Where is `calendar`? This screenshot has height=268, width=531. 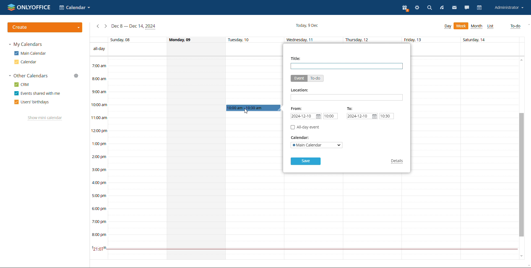 calendar is located at coordinates (25, 62).